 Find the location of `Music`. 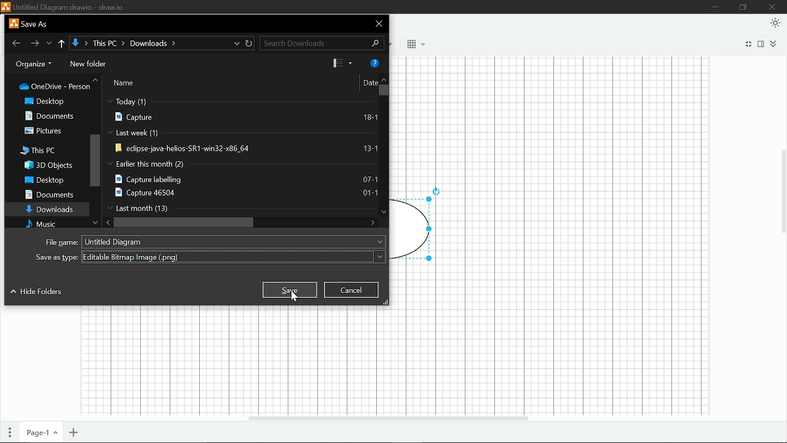

Music is located at coordinates (50, 225).